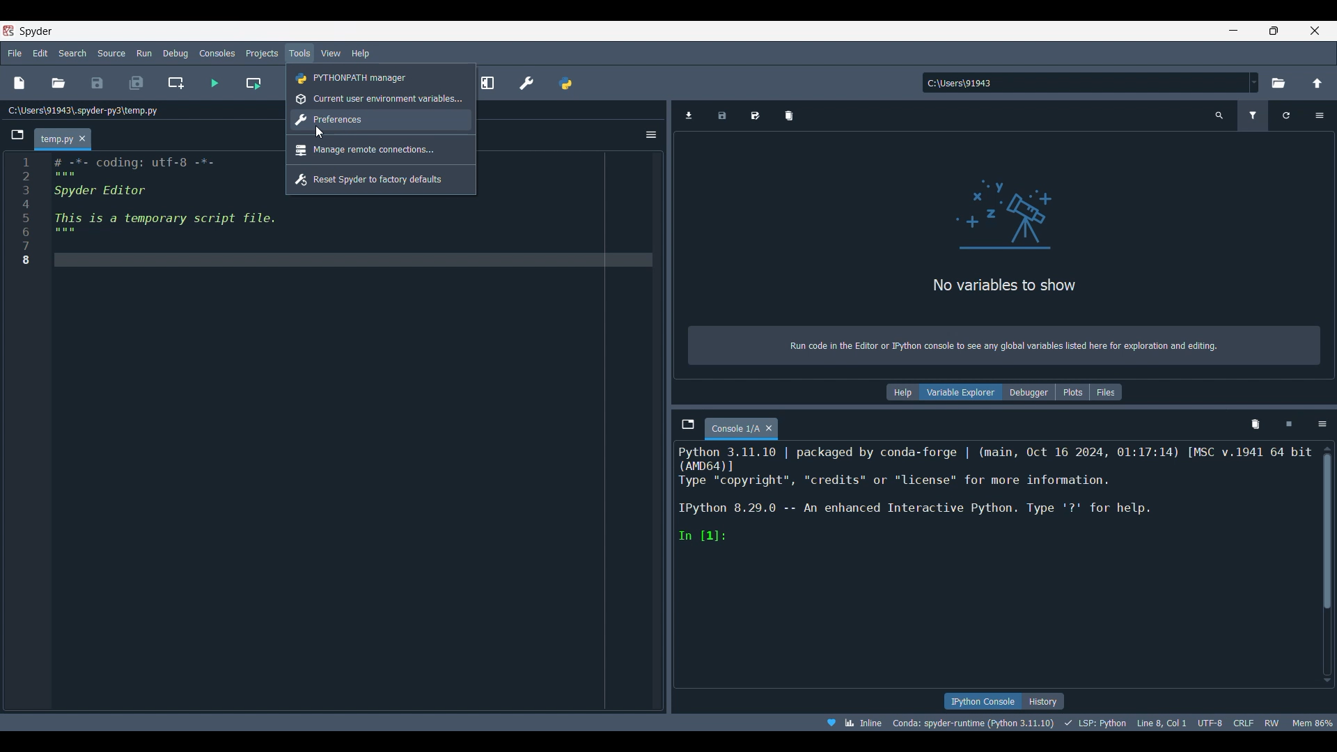 The width and height of the screenshot is (1337, 752). I want to click on Change to parent directory, so click(1318, 83).